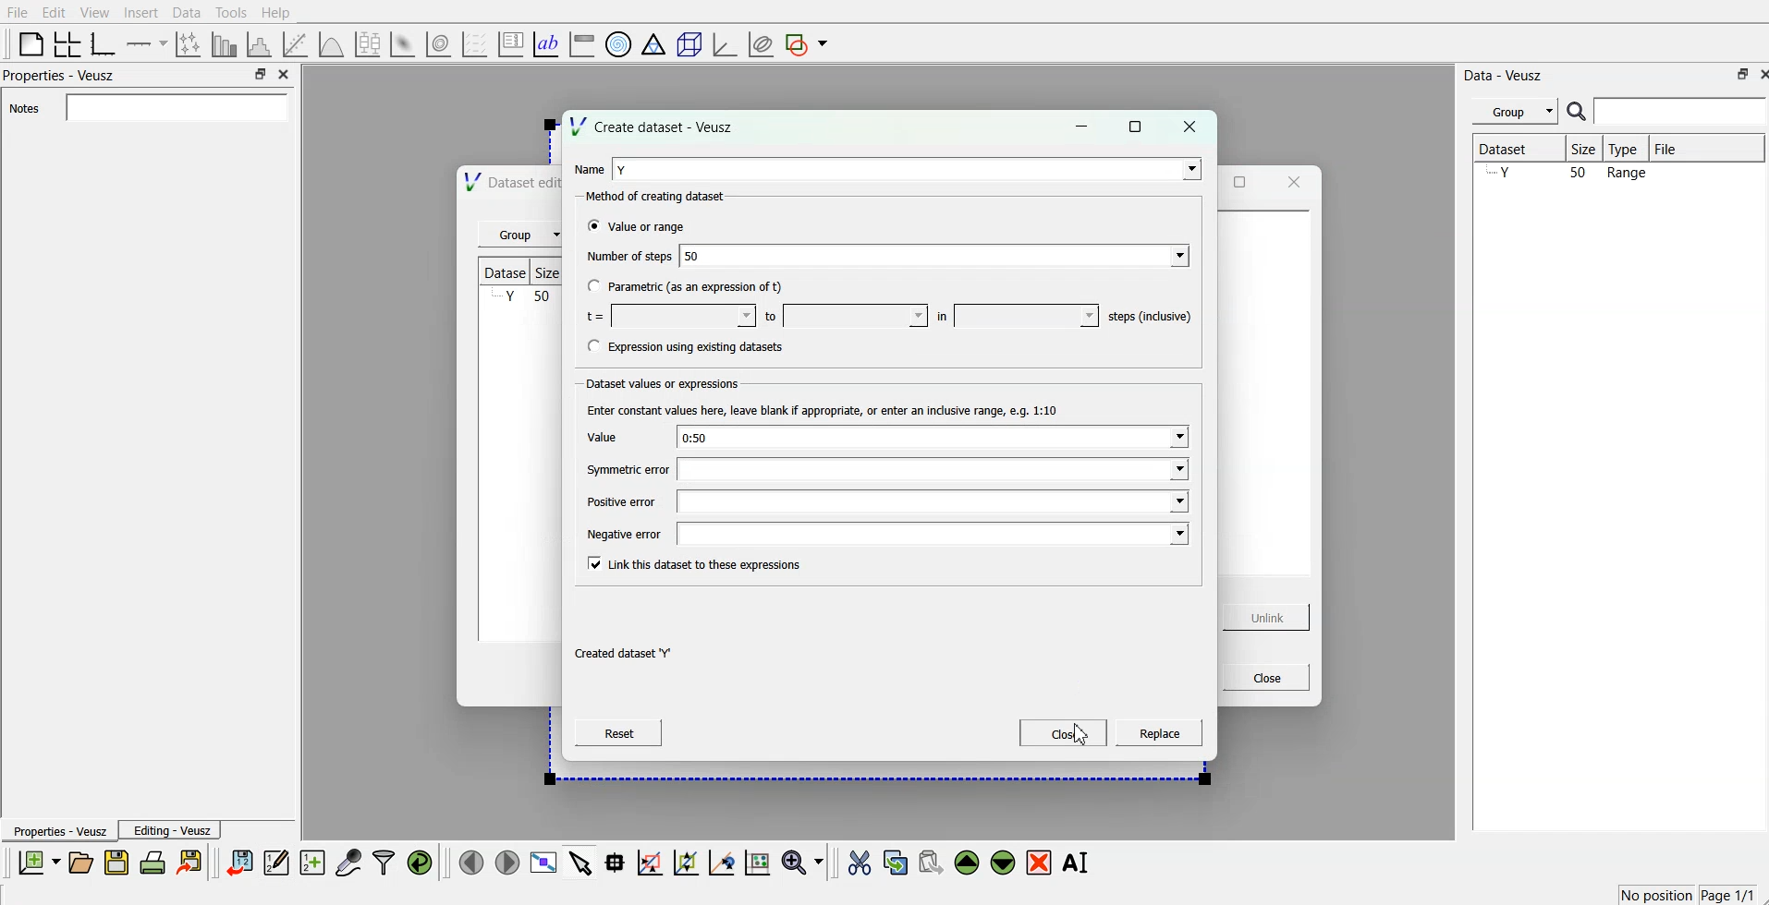  What do you see at coordinates (1672, 146) in the screenshot?
I see `File` at bounding box center [1672, 146].